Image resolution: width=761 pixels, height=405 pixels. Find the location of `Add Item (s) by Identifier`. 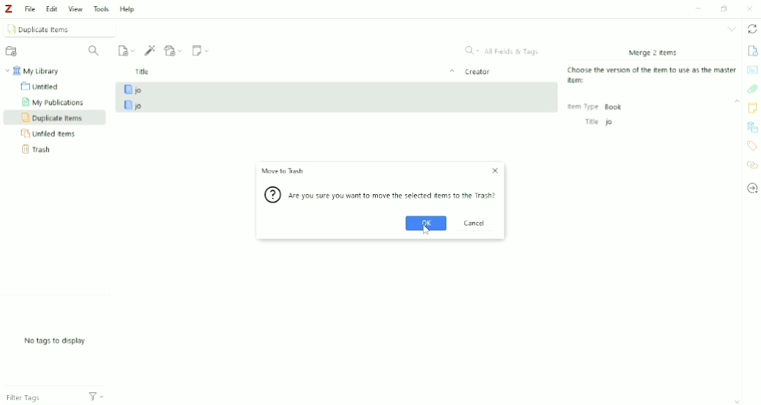

Add Item (s) by Identifier is located at coordinates (151, 51).